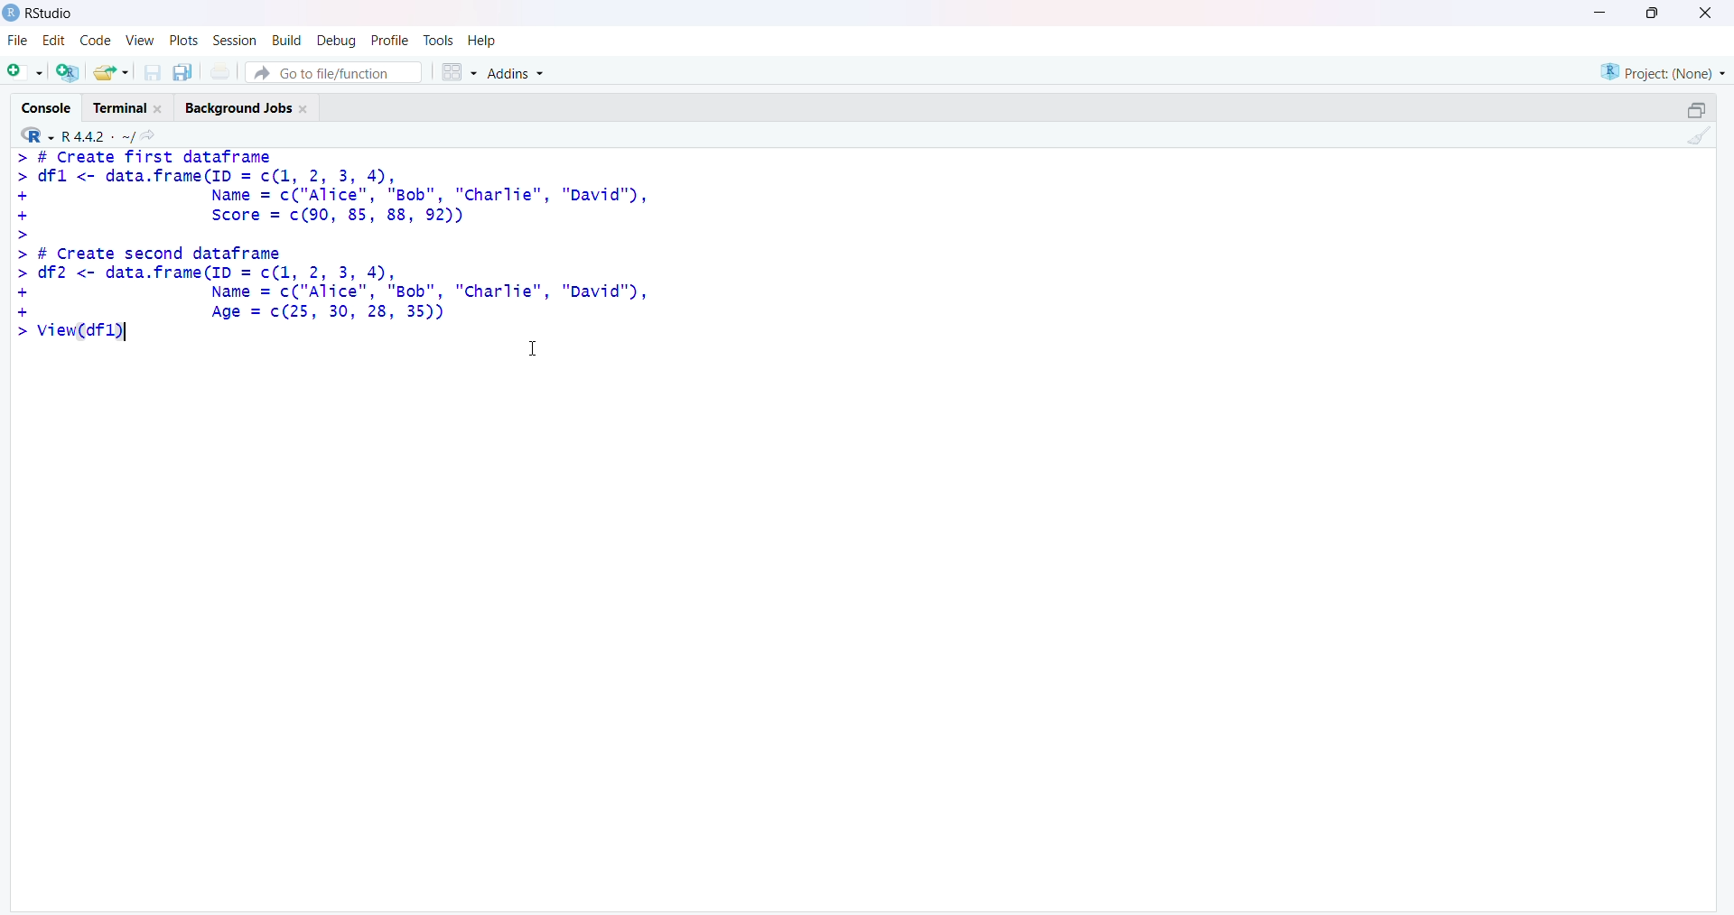  Describe the element at coordinates (389, 41) in the screenshot. I see `profile` at that location.